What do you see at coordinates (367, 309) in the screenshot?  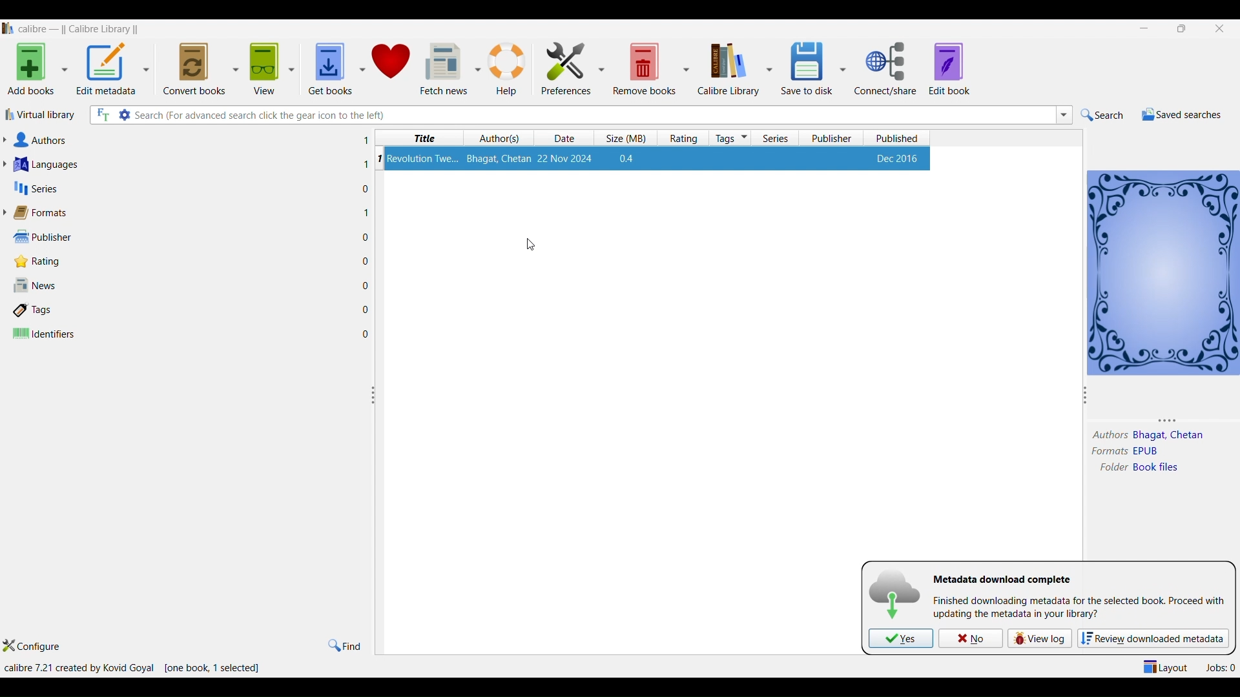 I see `0` at bounding box center [367, 309].